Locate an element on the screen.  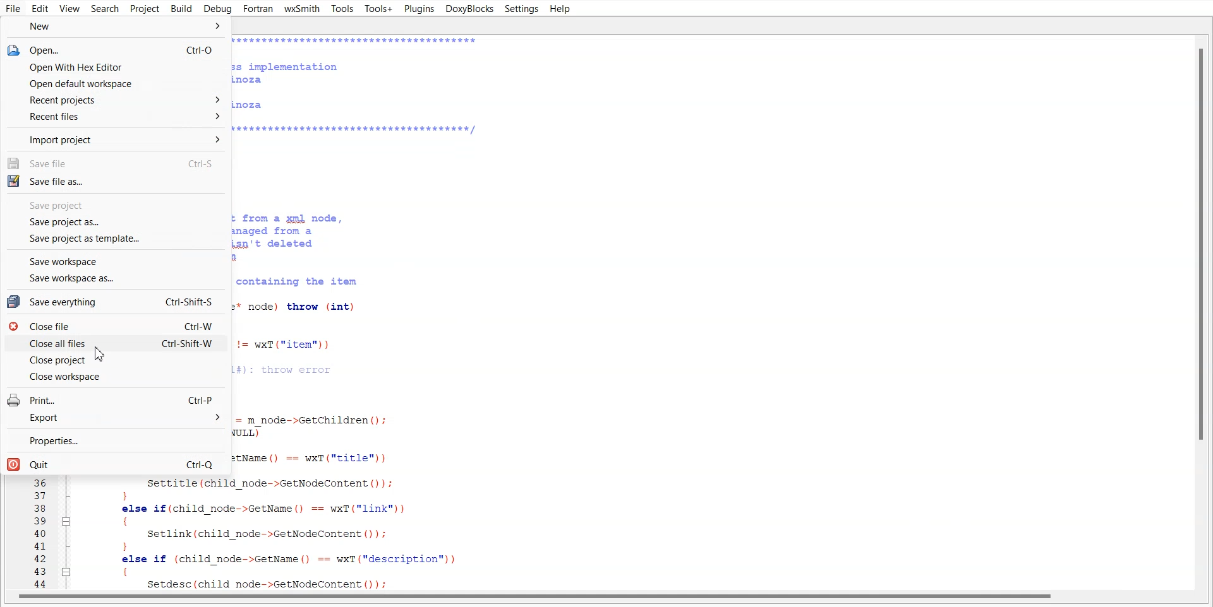
Close workspace is located at coordinates (115, 377).